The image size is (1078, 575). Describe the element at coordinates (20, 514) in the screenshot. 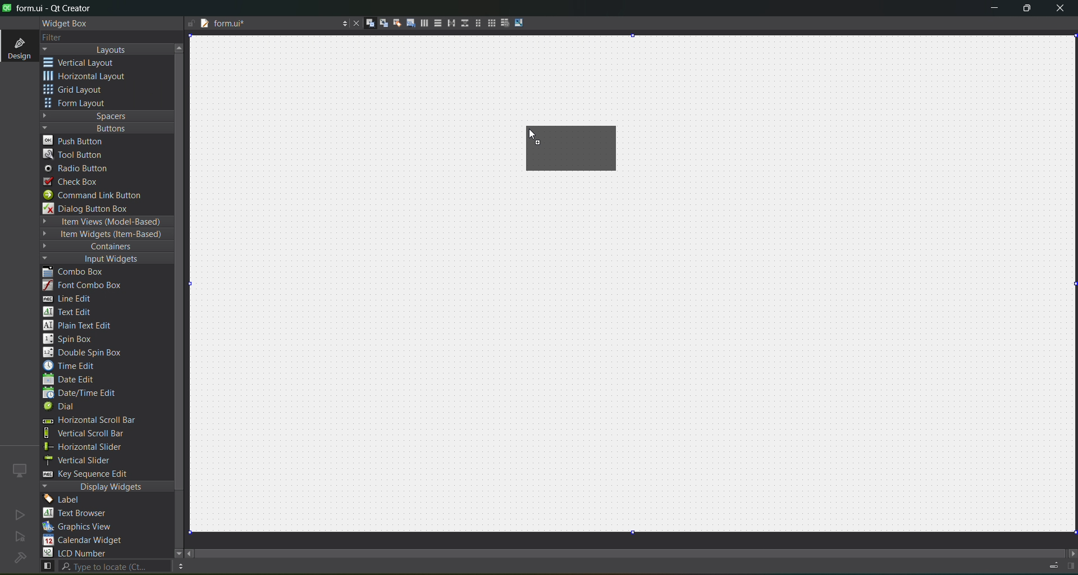

I see `no active project` at that location.